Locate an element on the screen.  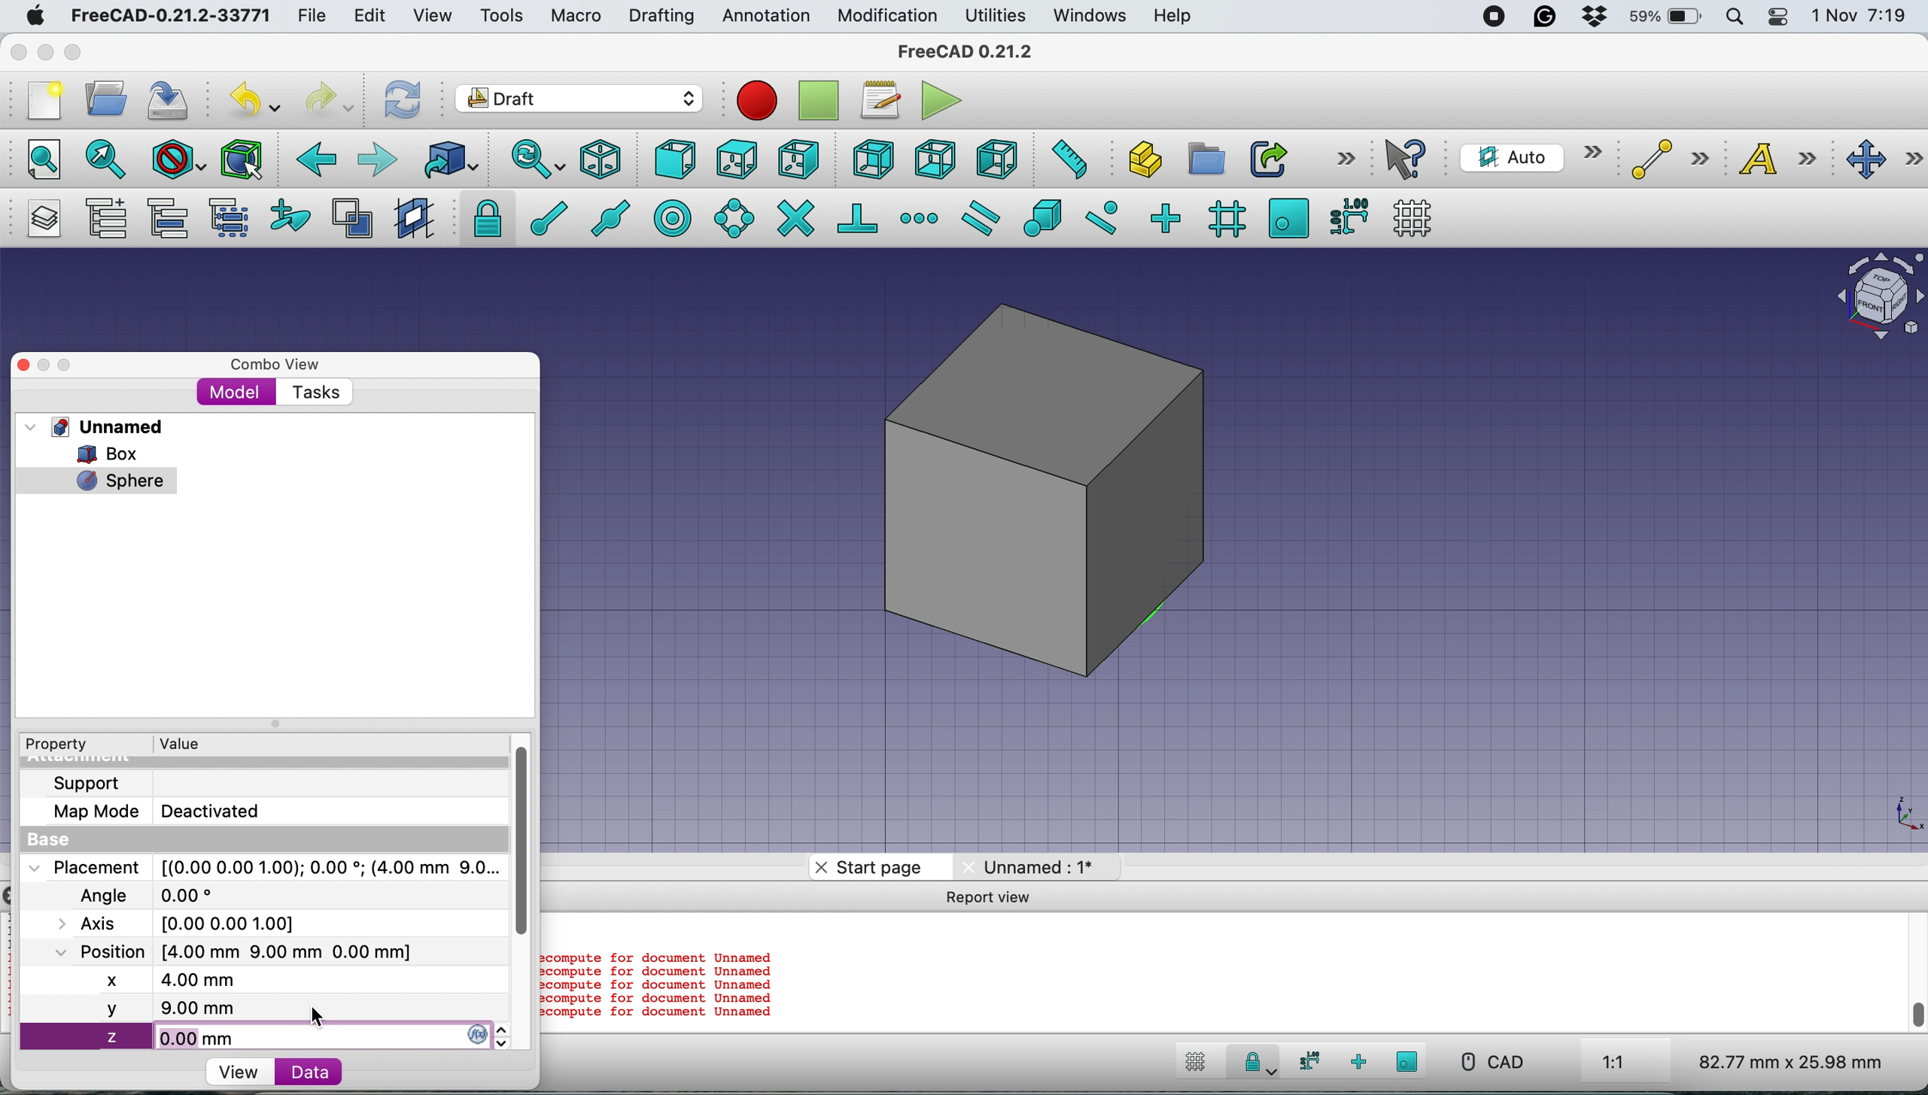
dimensions is located at coordinates (1787, 1061).